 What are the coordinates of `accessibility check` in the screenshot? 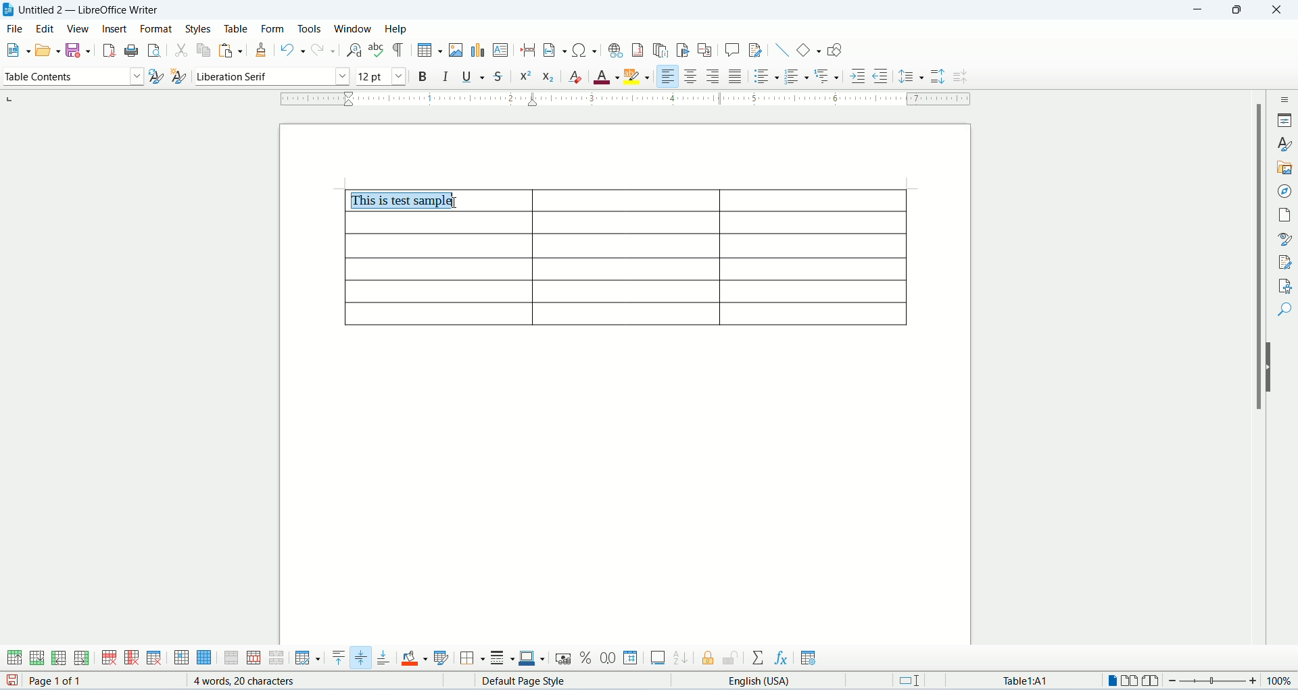 It's located at (1286, 284).